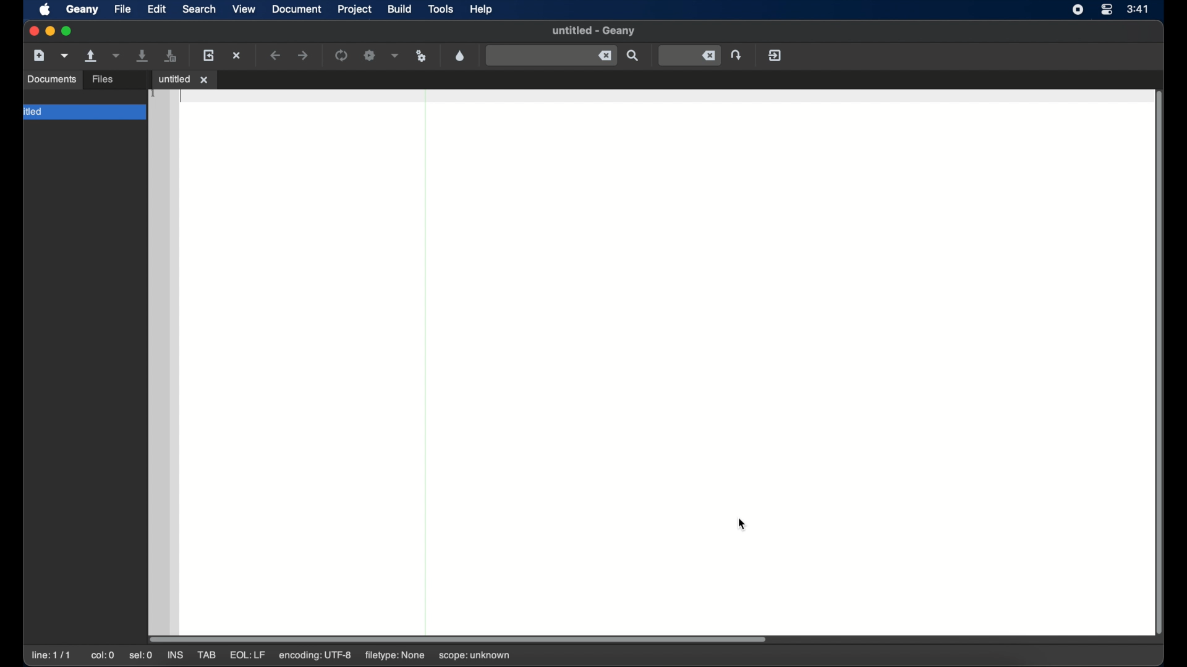 This screenshot has width=1187, height=667. I want to click on build, so click(400, 9).